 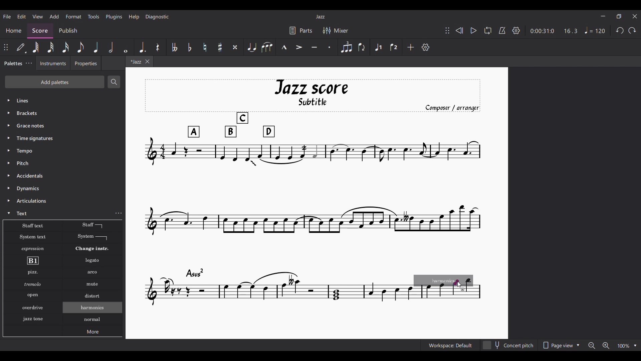 I want to click on Pizz, so click(x=32, y=273).